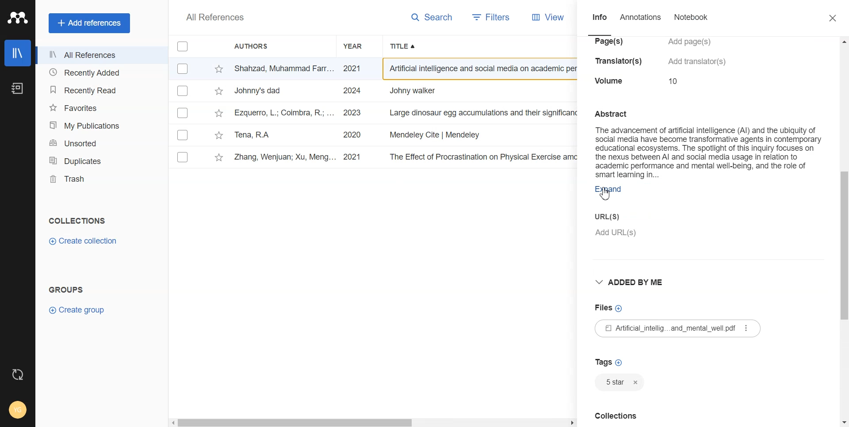 Image resolution: width=849 pixels, height=427 pixels. What do you see at coordinates (183, 47) in the screenshot?
I see `Checkmarks` at bounding box center [183, 47].